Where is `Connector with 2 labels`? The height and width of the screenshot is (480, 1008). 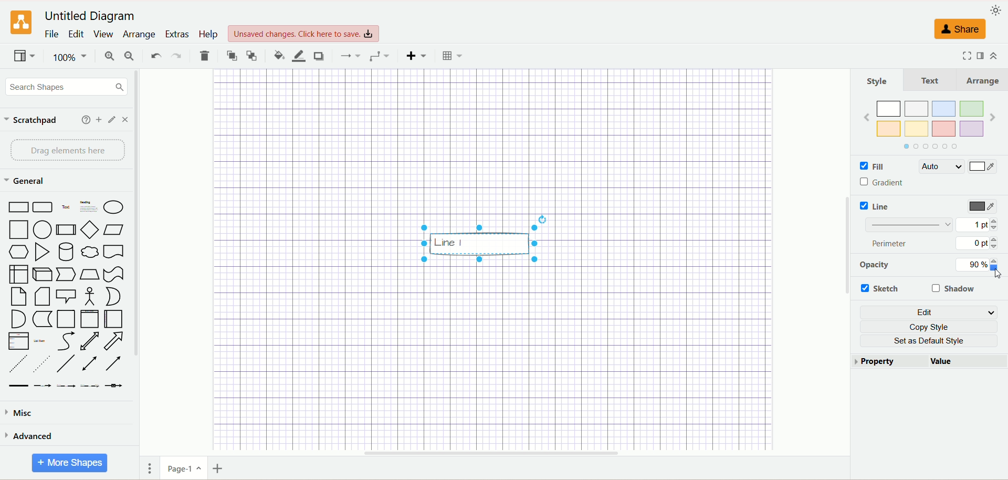
Connector with 2 labels is located at coordinates (65, 387).